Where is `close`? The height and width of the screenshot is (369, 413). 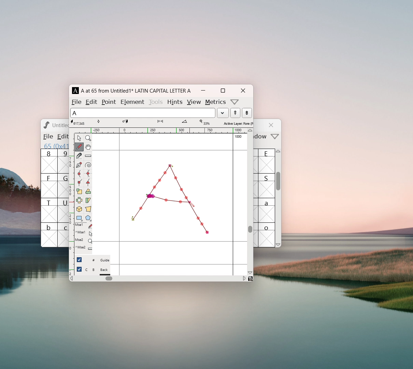
close is located at coordinates (243, 91).